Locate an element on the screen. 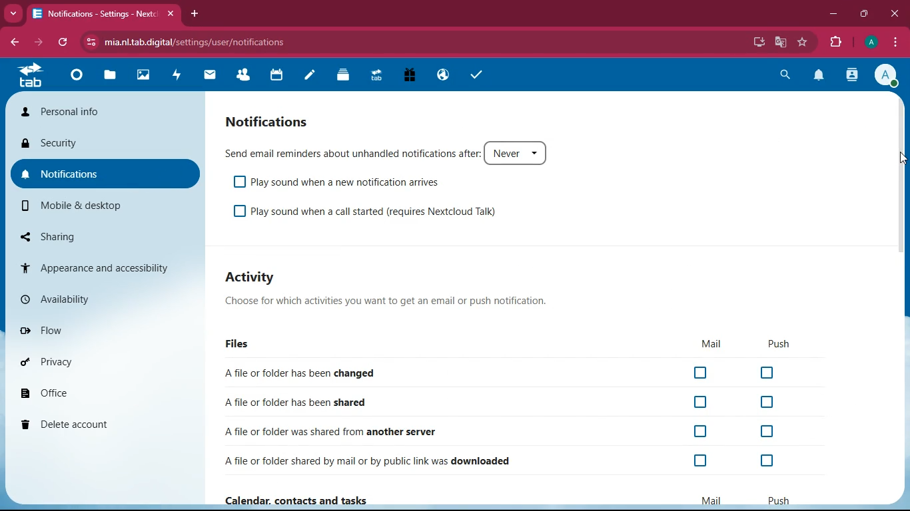 The image size is (910, 511). Deck is located at coordinates (344, 77).